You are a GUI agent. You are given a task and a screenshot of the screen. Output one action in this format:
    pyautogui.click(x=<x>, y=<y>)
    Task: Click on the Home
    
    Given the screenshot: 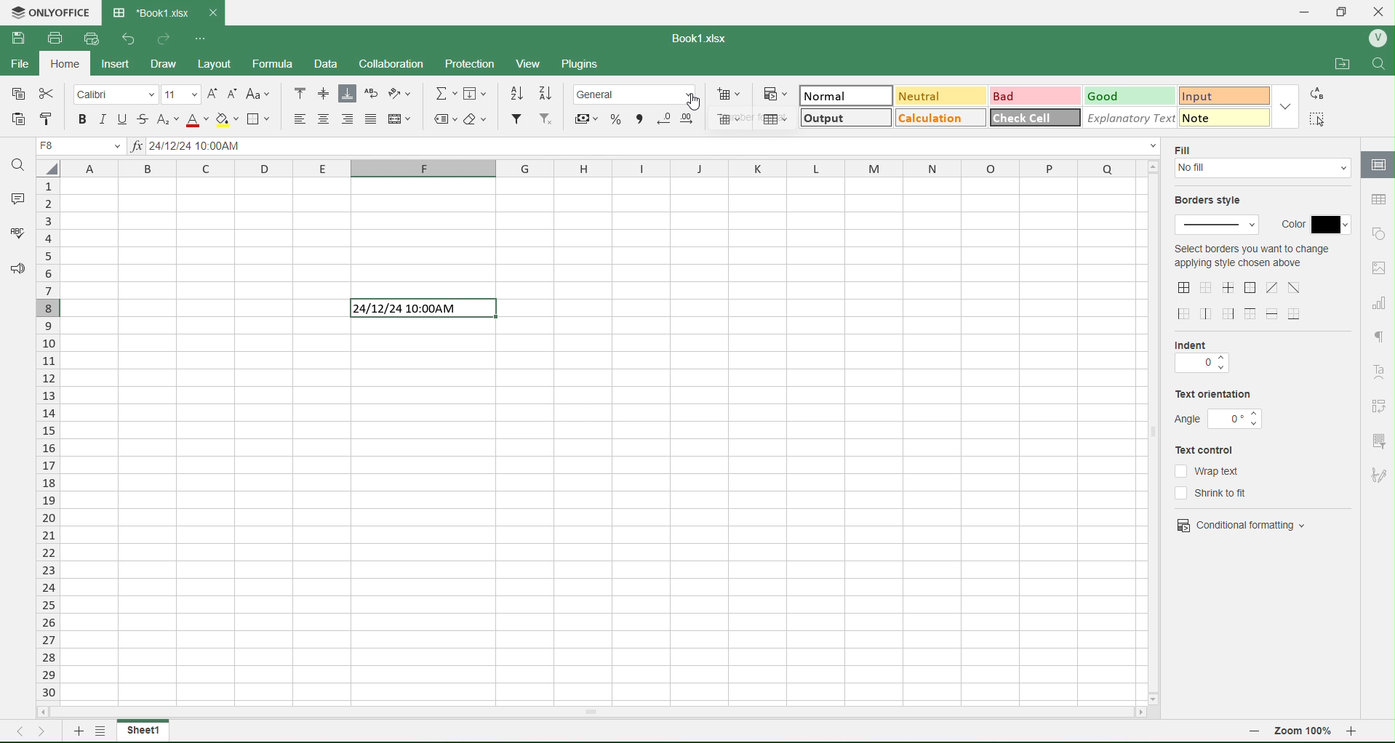 What is the action you would take?
    pyautogui.click(x=71, y=66)
    